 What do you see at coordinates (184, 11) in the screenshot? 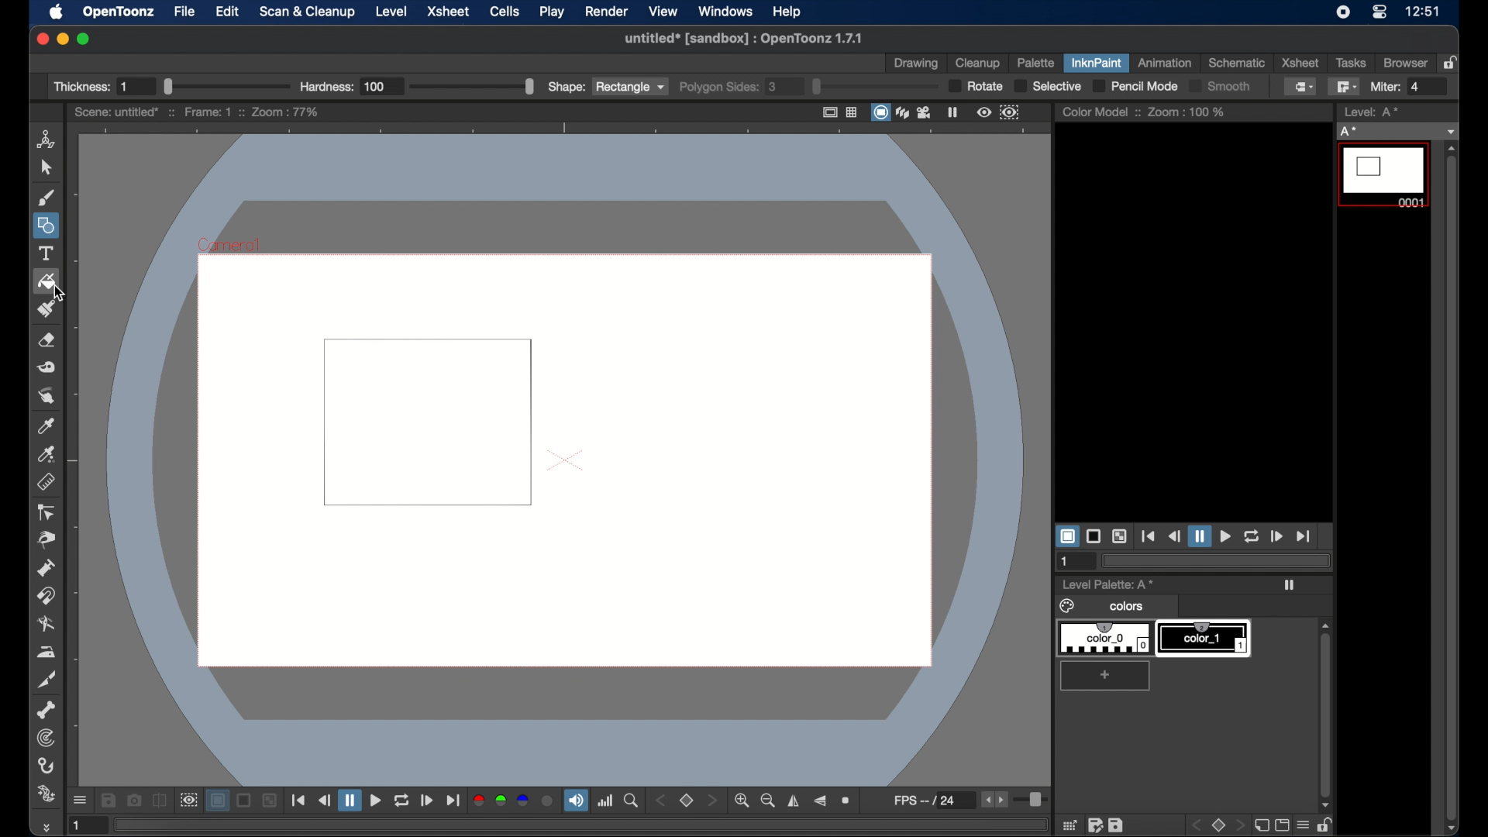
I see `file` at bounding box center [184, 11].